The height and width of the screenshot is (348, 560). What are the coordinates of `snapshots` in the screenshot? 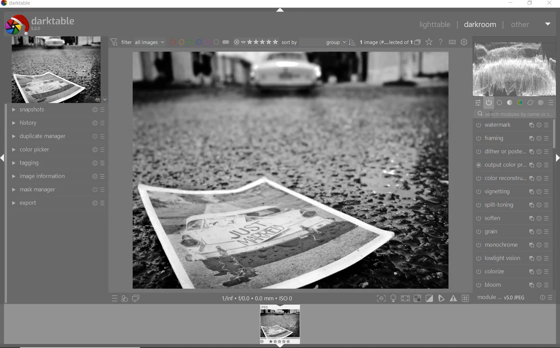 It's located at (57, 110).